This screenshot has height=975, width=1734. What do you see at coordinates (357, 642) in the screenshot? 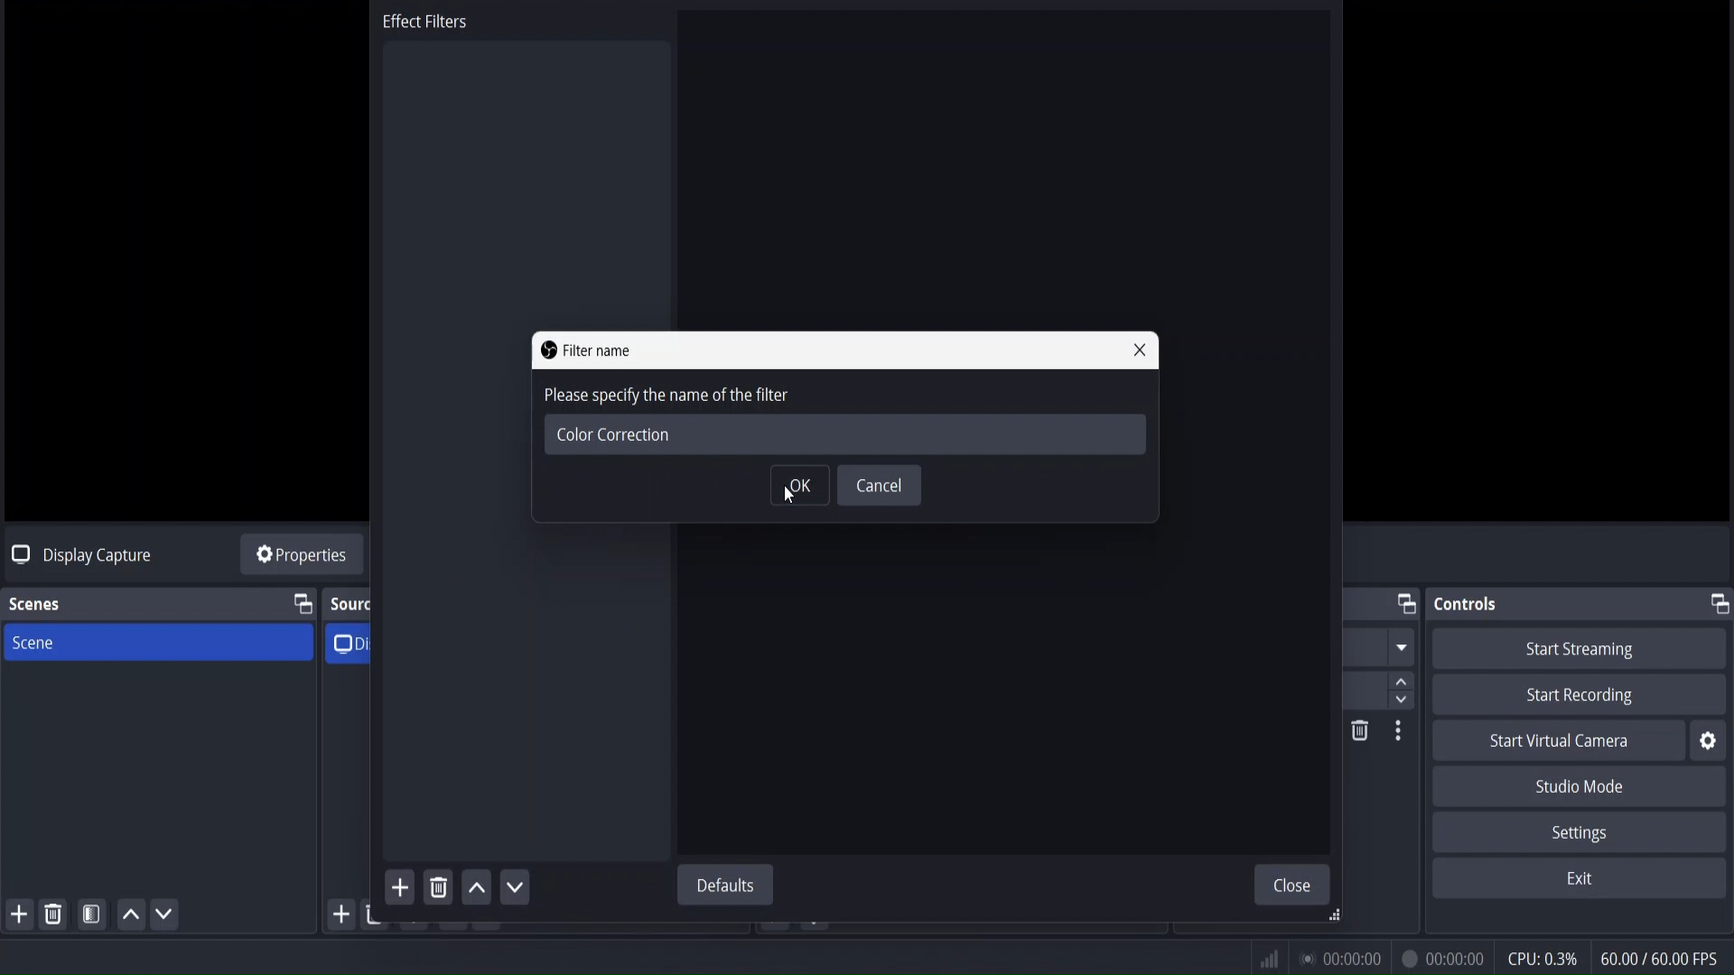
I see `display capture` at bounding box center [357, 642].